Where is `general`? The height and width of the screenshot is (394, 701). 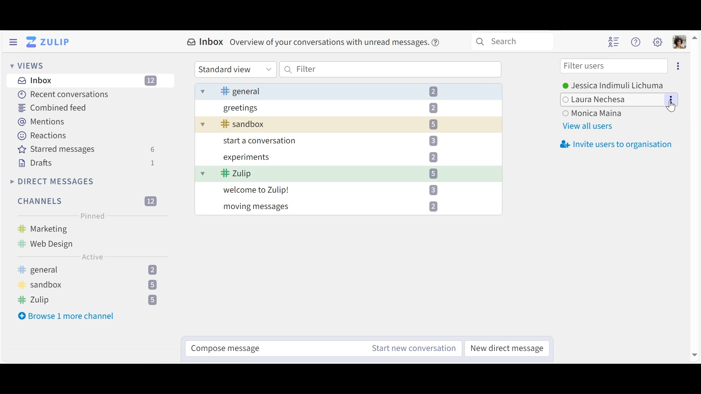 general is located at coordinates (319, 90).